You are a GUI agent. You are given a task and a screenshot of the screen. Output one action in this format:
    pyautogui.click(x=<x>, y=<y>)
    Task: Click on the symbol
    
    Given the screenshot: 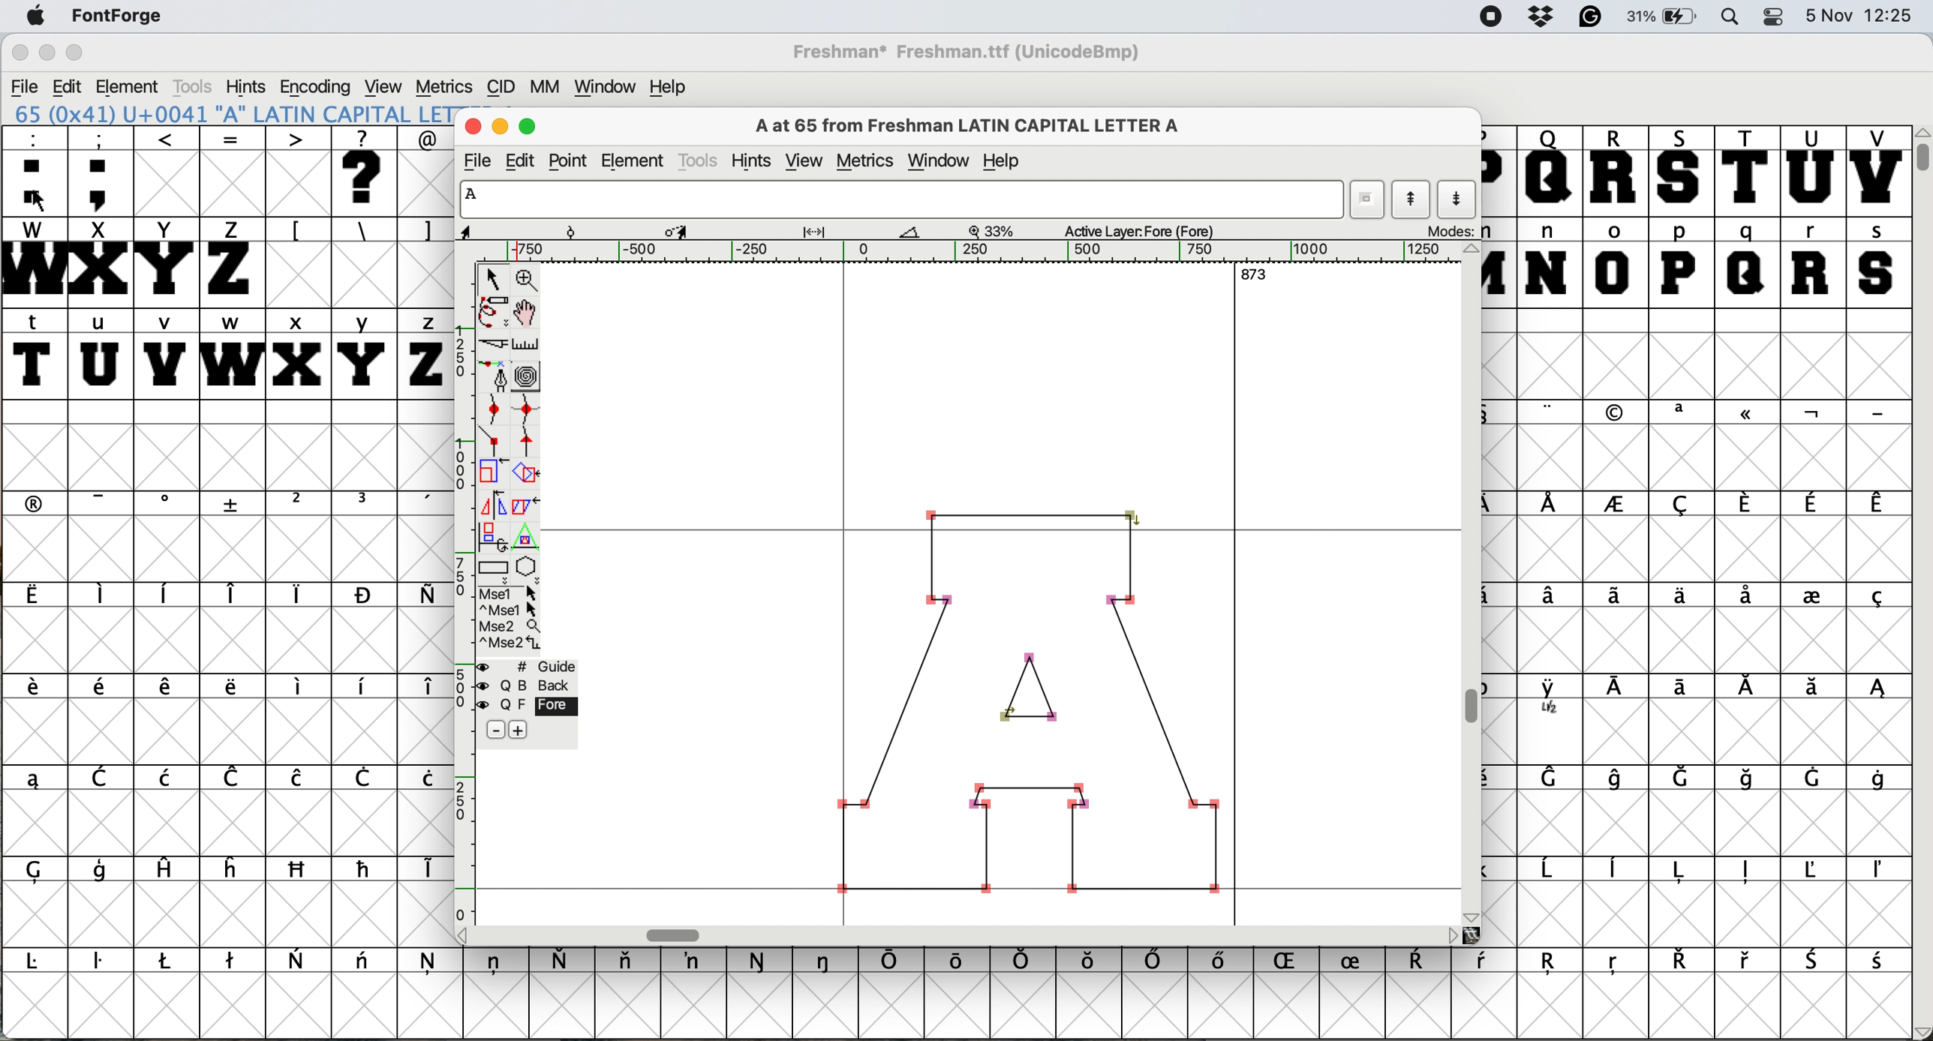 What is the action you would take?
    pyautogui.click(x=1423, y=961)
    